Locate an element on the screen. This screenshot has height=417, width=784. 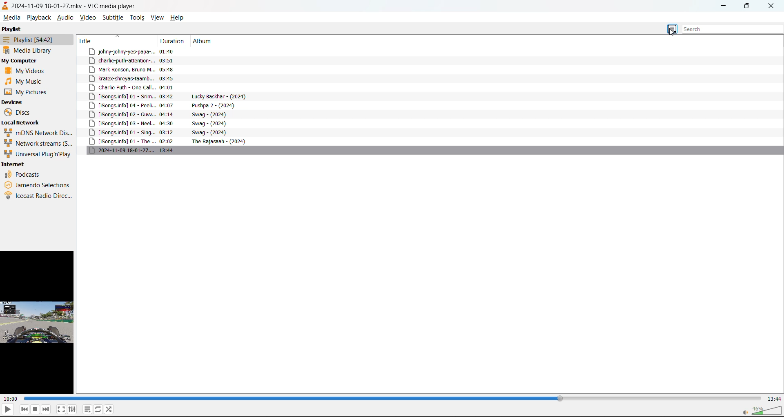
tools is located at coordinates (139, 17).